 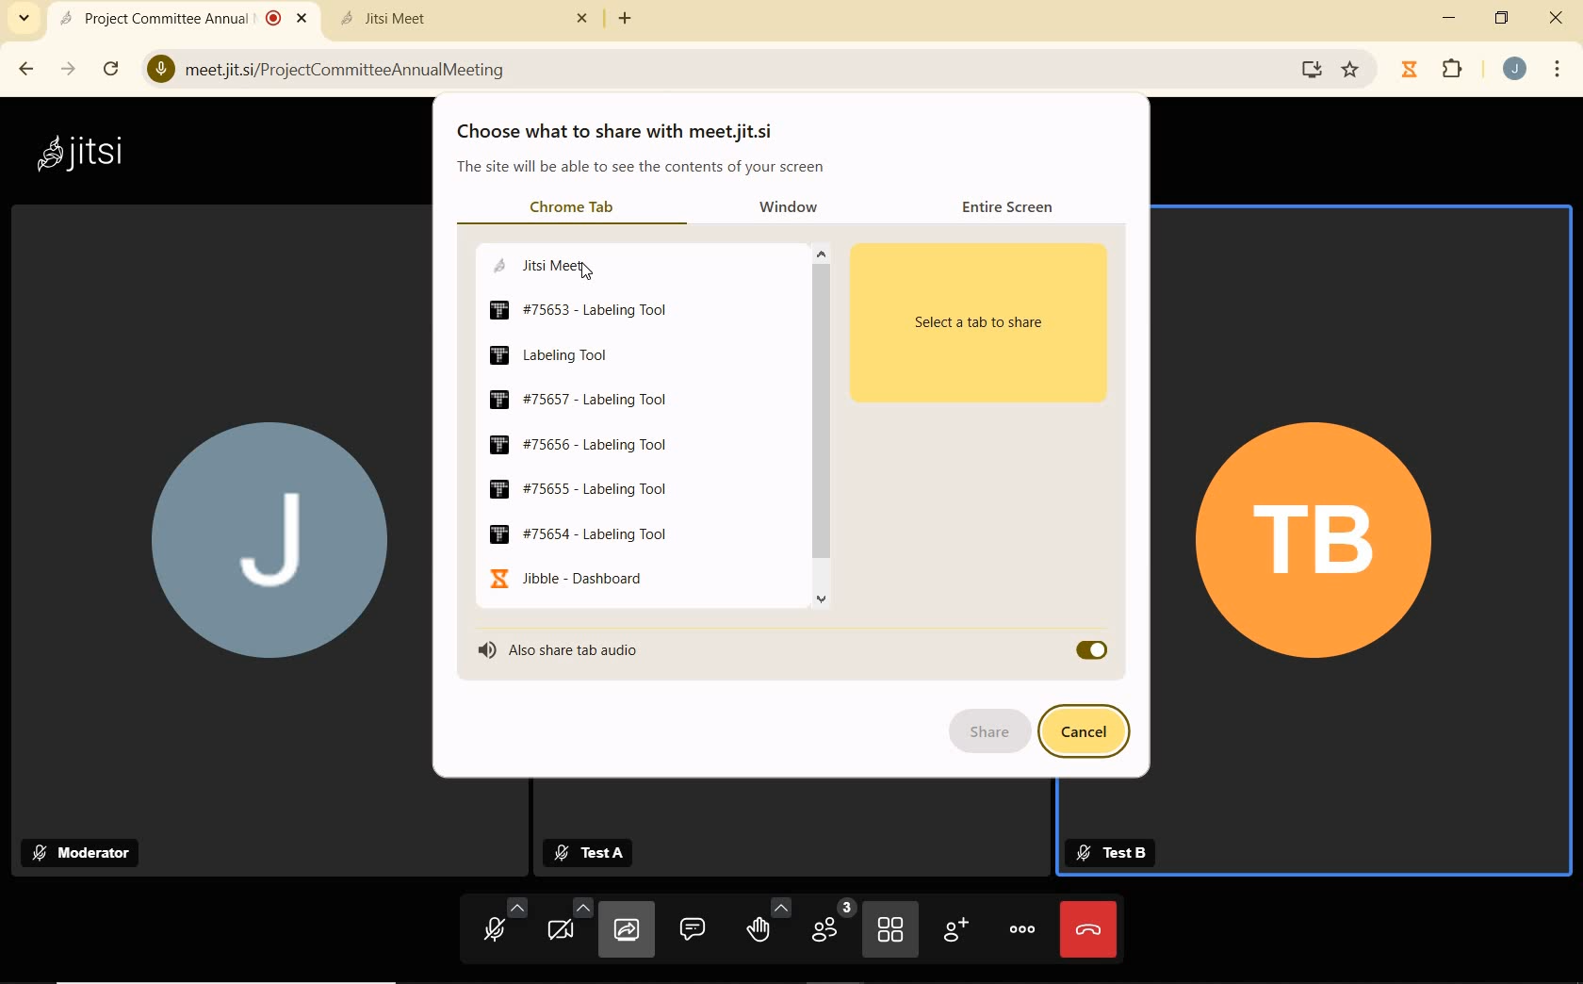 What do you see at coordinates (87, 852) in the screenshot?
I see `MODERATOR` at bounding box center [87, 852].